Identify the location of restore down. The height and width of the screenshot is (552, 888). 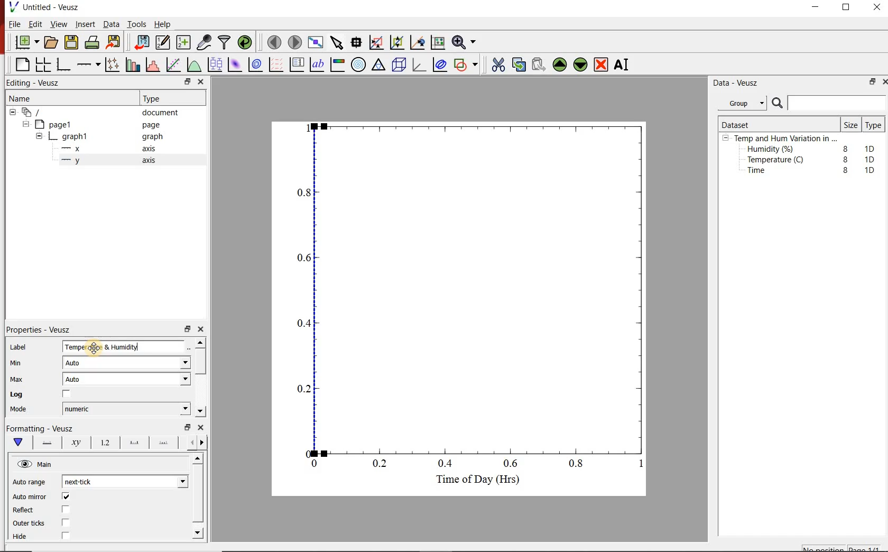
(181, 81).